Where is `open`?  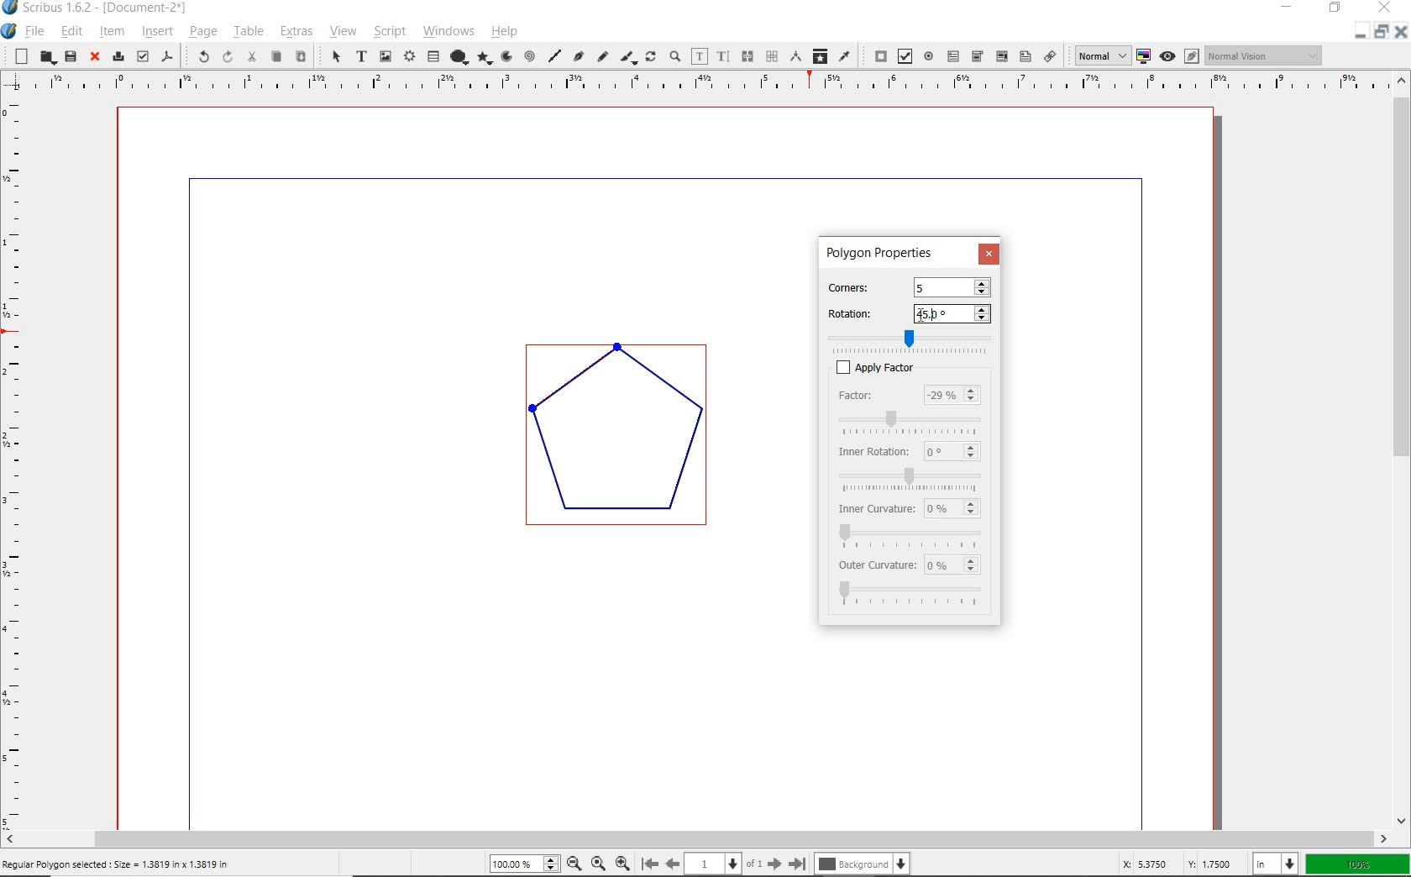
open is located at coordinates (45, 57).